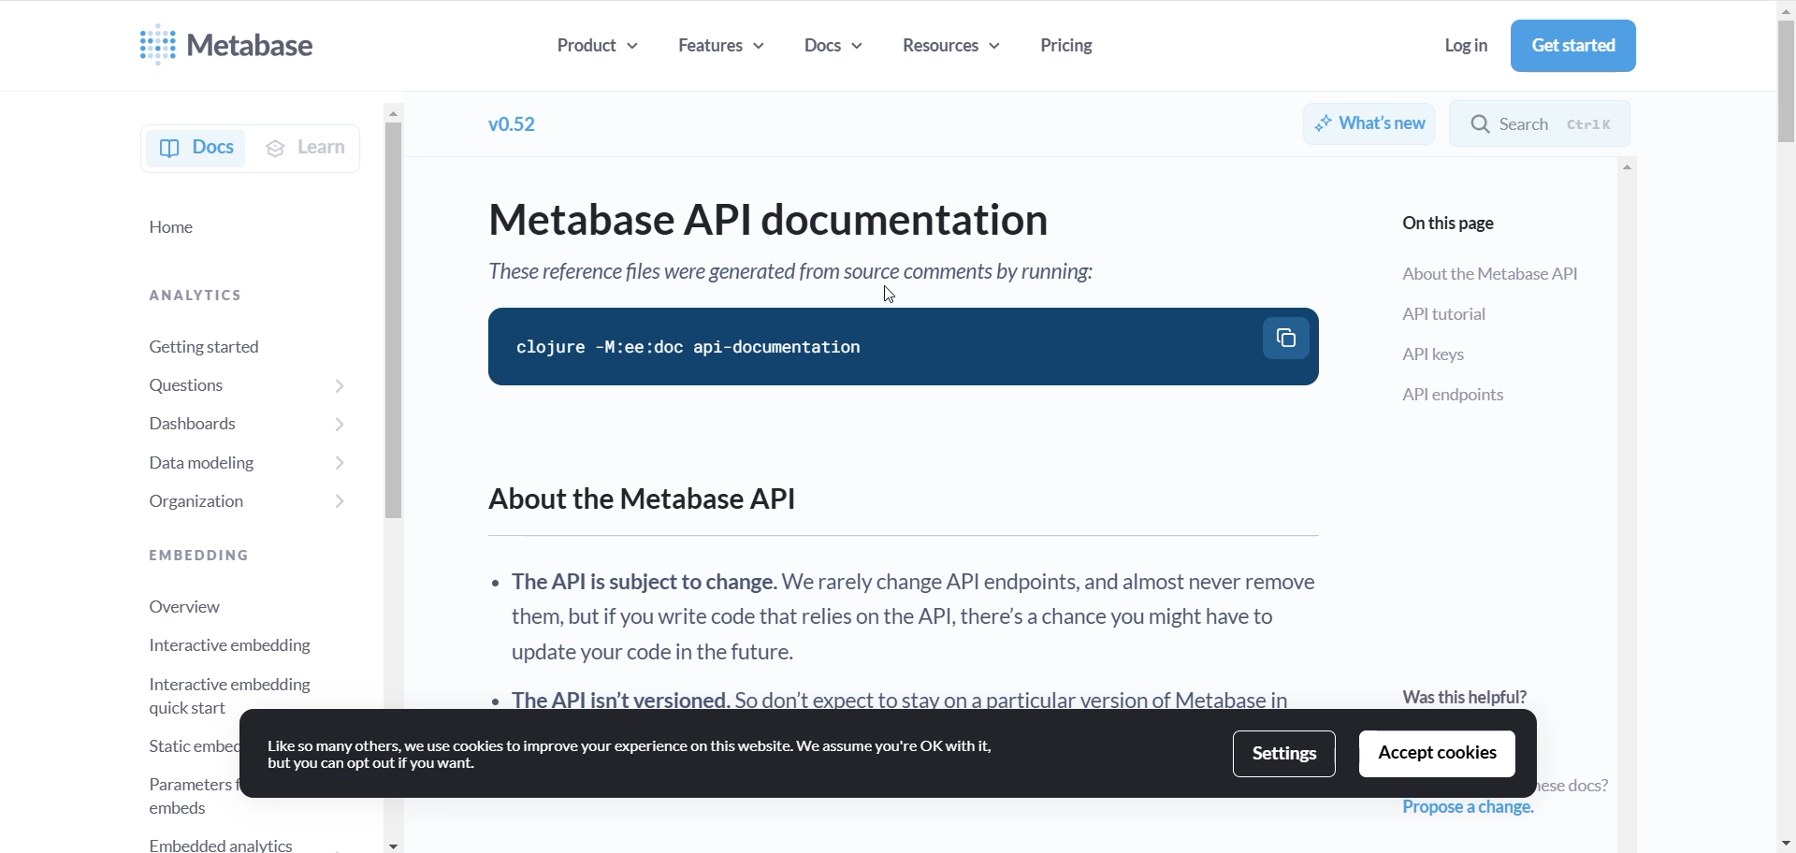  Describe the element at coordinates (910, 587) in the screenshot. I see `text` at that location.